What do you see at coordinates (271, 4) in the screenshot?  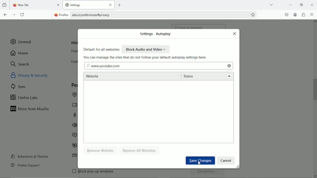 I see `List all tabs` at bounding box center [271, 4].